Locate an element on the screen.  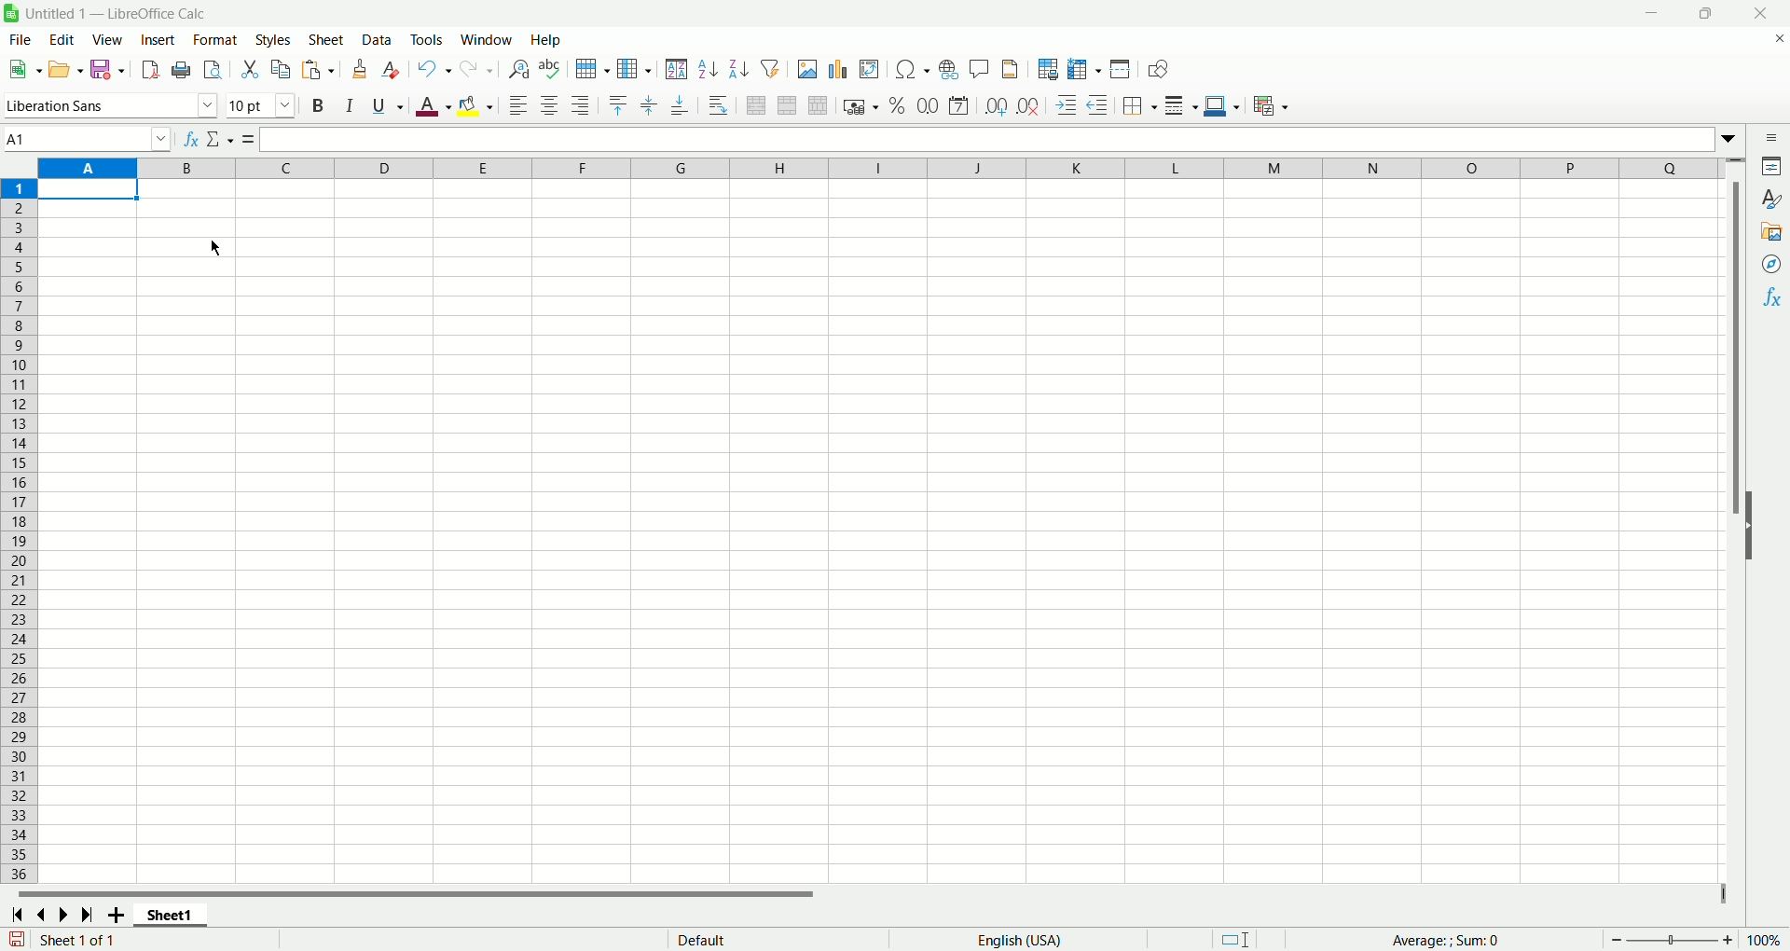
find and replace is located at coordinates (517, 70).